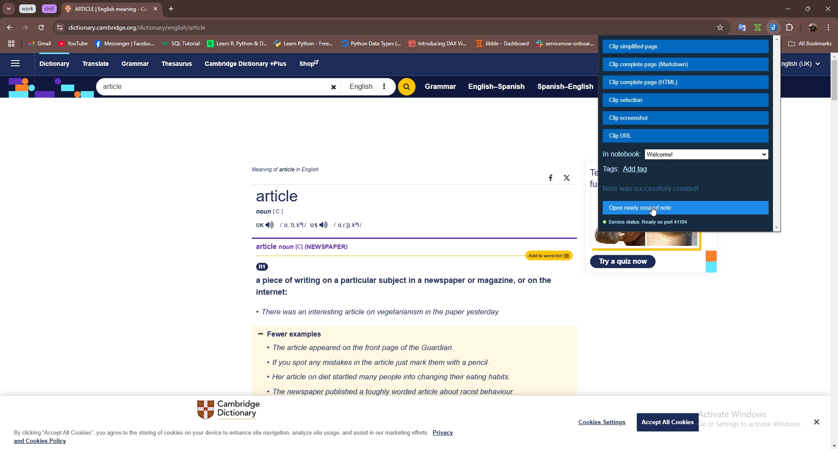 The width and height of the screenshot is (838, 449). What do you see at coordinates (787, 8) in the screenshot?
I see `minimize` at bounding box center [787, 8].